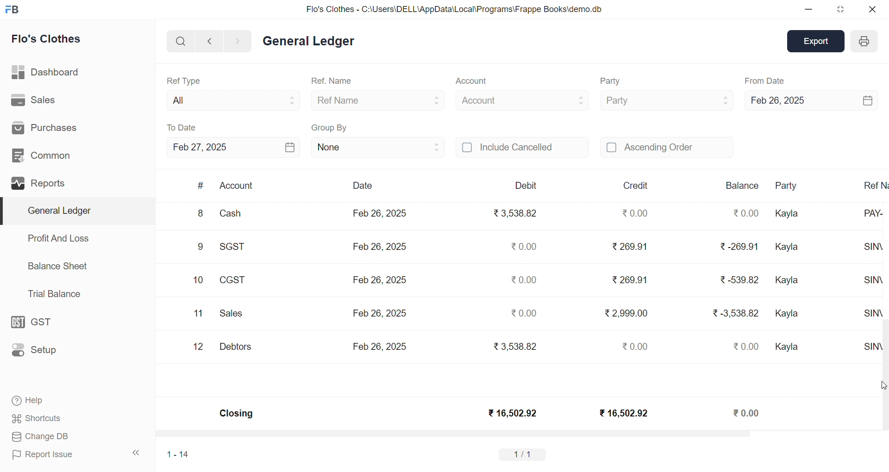 The width and height of the screenshot is (889, 472). What do you see at coordinates (789, 214) in the screenshot?
I see `Kayla` at bounding box center [789, 214].